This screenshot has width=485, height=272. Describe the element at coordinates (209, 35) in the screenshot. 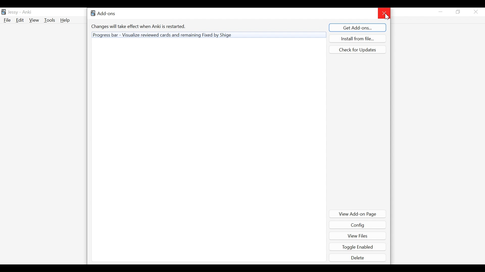

I see `Progress bar - Visualize reviewed cards and remaining Fixed by Shige` at that location.